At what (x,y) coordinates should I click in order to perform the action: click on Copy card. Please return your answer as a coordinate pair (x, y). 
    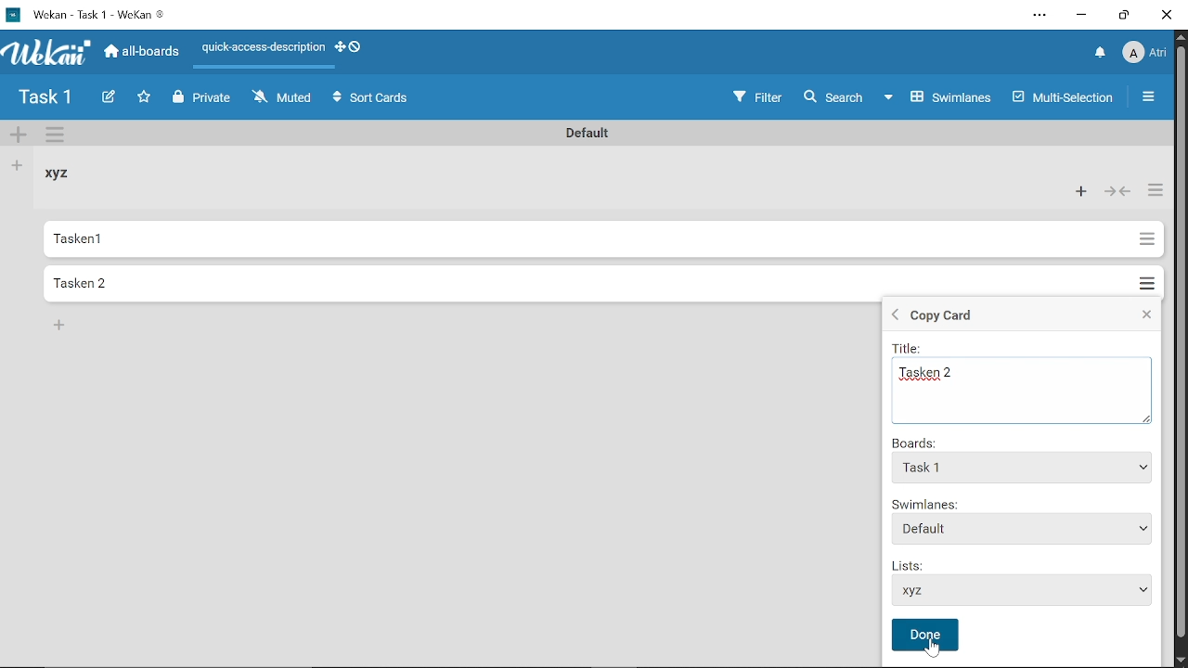
    Looking at the image, I should click on (990, 316).